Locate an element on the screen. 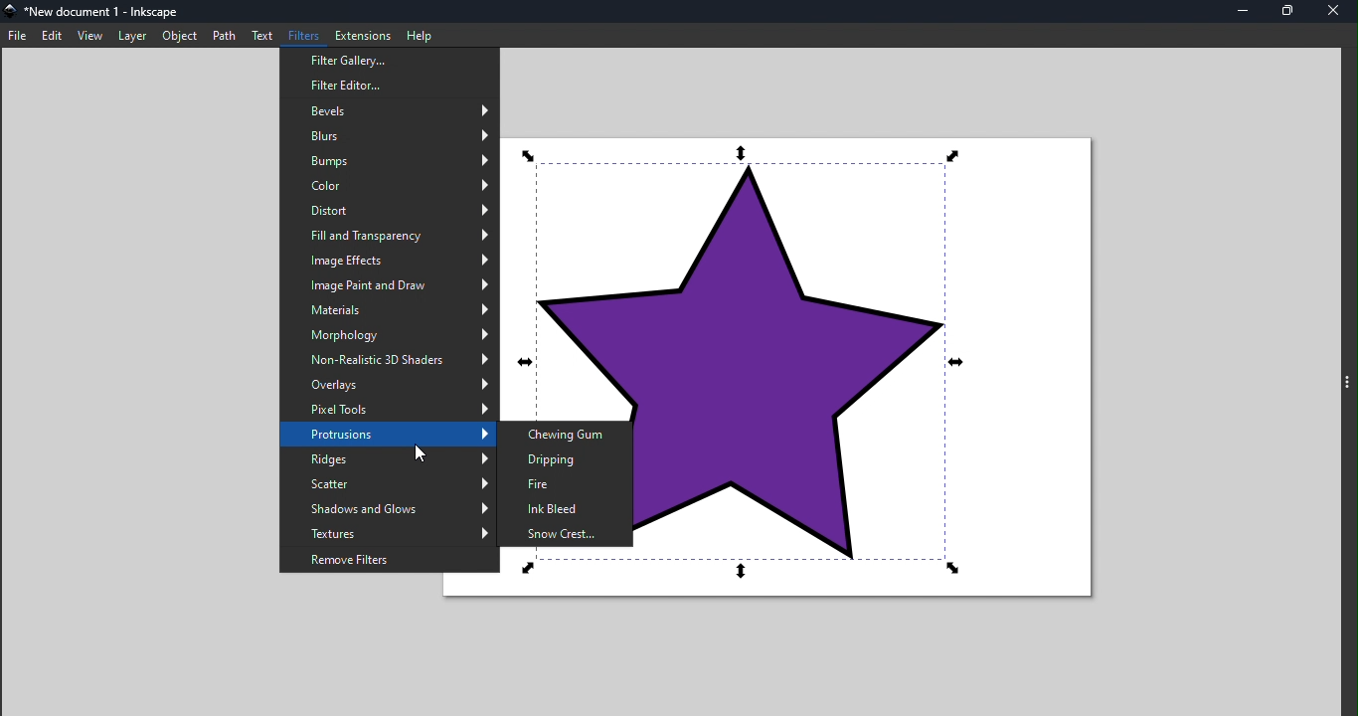 The height and width of the screenshot is (716, 1358). Filter editor is located at coordinates (388, 86).